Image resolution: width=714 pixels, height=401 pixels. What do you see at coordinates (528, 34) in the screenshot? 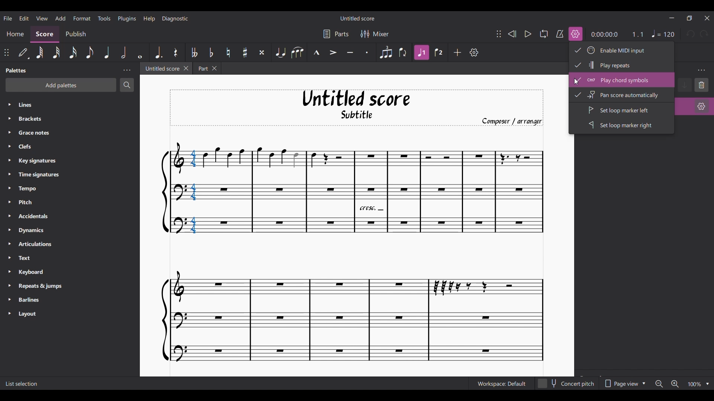
I see `Play` at bounding box center [528, 34].